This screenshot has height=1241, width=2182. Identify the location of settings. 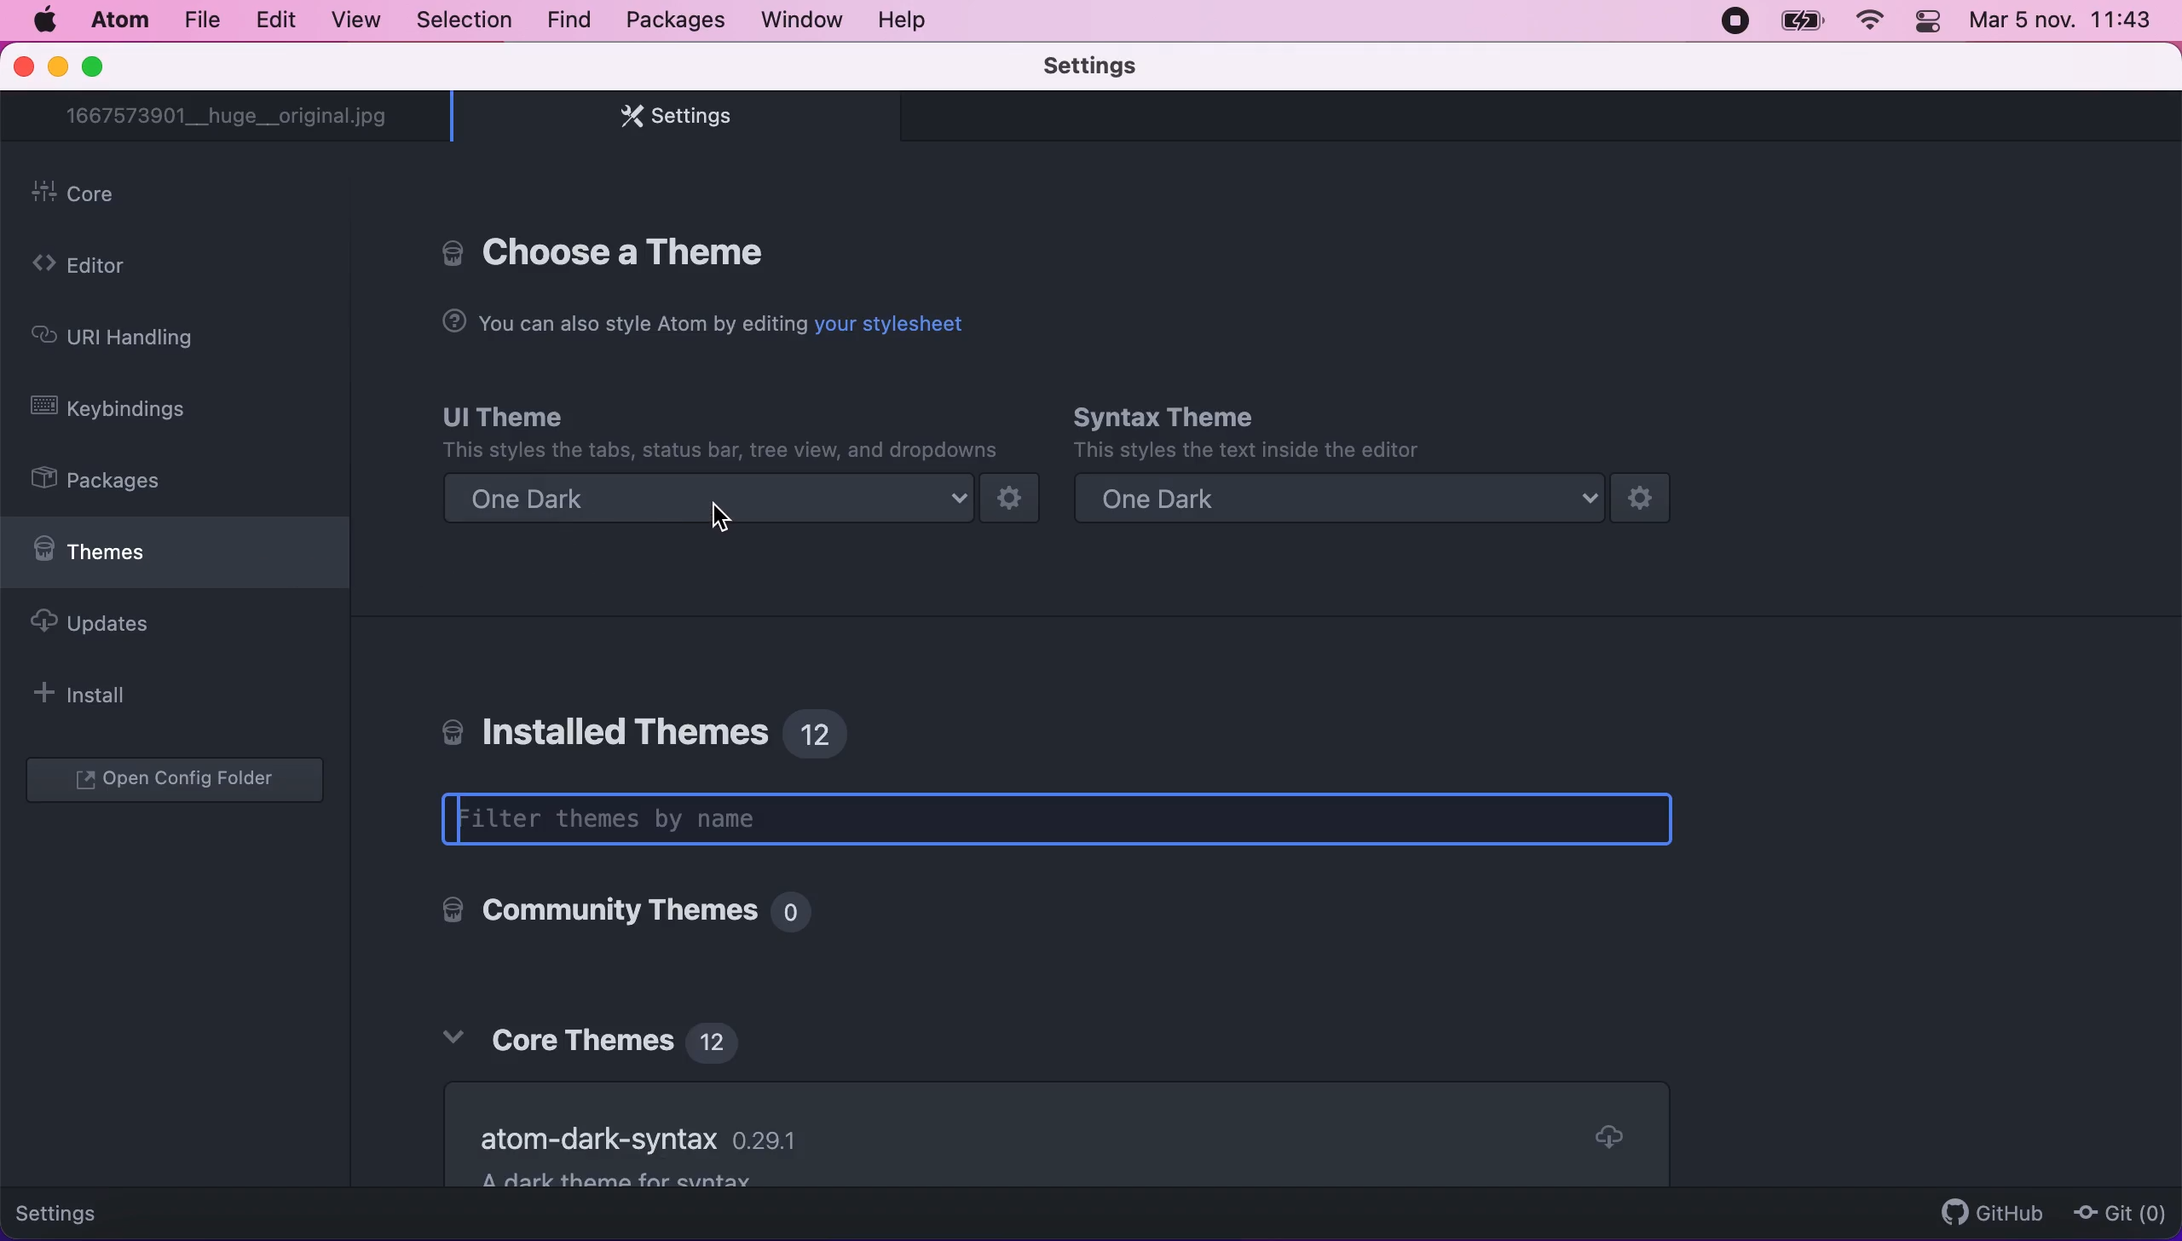
(670, 121).